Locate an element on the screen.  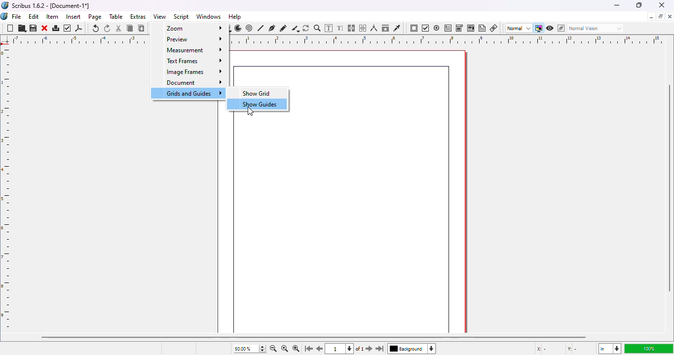
go to the previous pagr is located at coordinates (320, 349).